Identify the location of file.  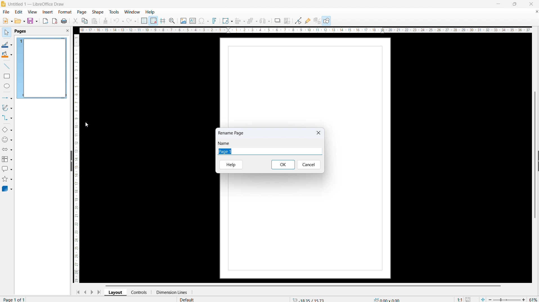
(6, 12).